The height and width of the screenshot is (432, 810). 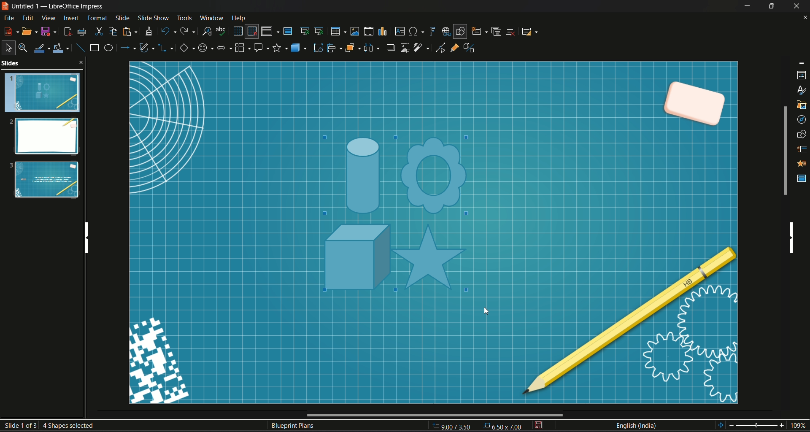 What do you see at coordinates (148, 48) in the screenshot?
I see `curves and polygon` at bounding box center [148, 48].